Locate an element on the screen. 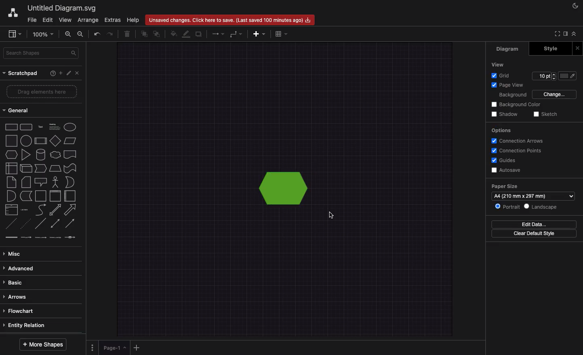 Image resolution: width=583 pixels, height=355 pixels. Close is located at coordinates (78, 73).